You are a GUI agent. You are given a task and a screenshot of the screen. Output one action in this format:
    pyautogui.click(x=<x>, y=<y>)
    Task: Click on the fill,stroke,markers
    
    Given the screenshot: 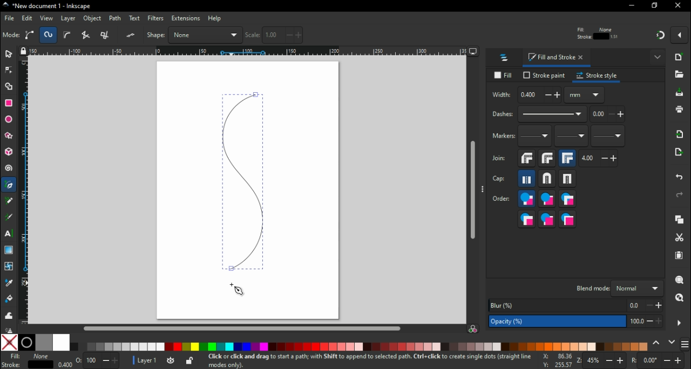 What is the action you would take?
    pyautogui.click(x=526, y=200)
    